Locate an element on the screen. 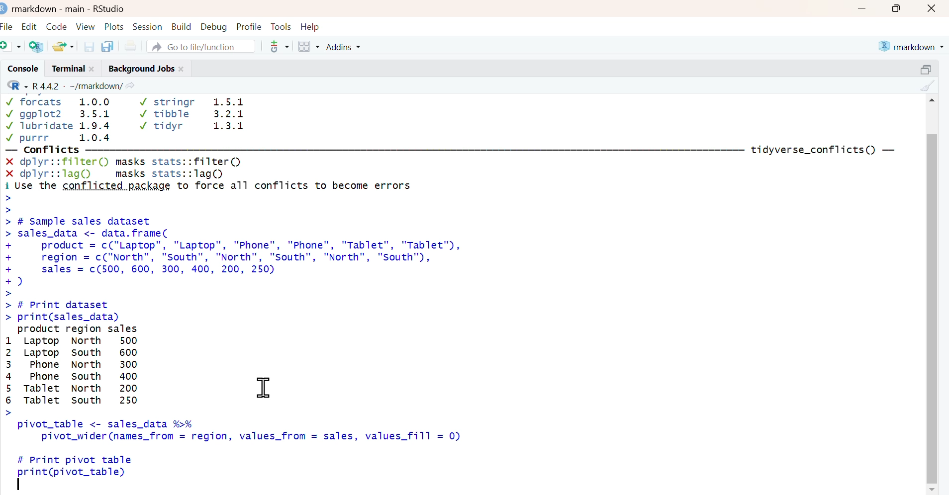 The image size is (949, 495). Background Jobs is located at coordinates (140, 68).